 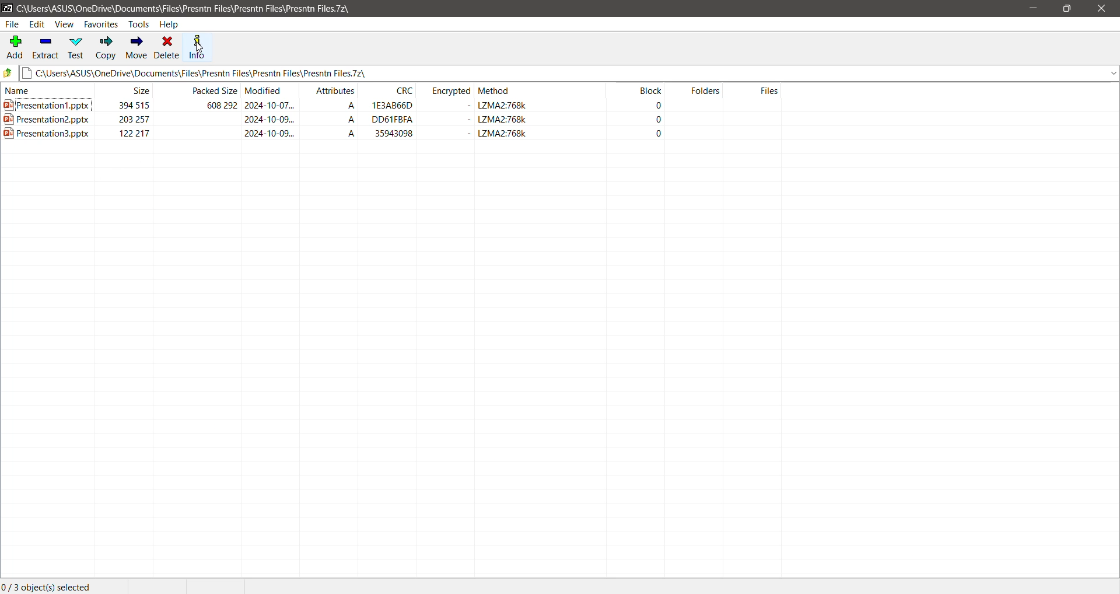 What do you see at coordinates (569, 75) in the screenshot?
I see `c\Users\ASUS\OneDrive\Documents\Files\Presntn Files\Presntn Files\presntn` at bounding box center [569, 75].